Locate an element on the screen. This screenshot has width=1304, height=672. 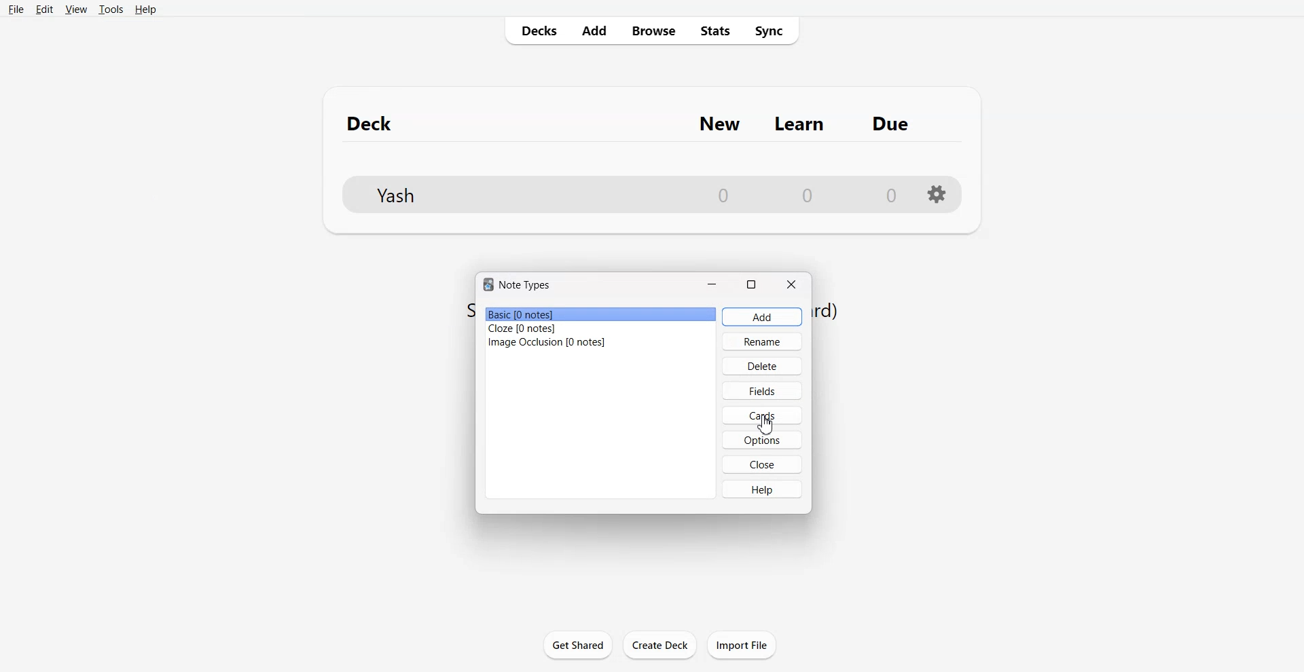
Sync is located at coordinates (772, 30).